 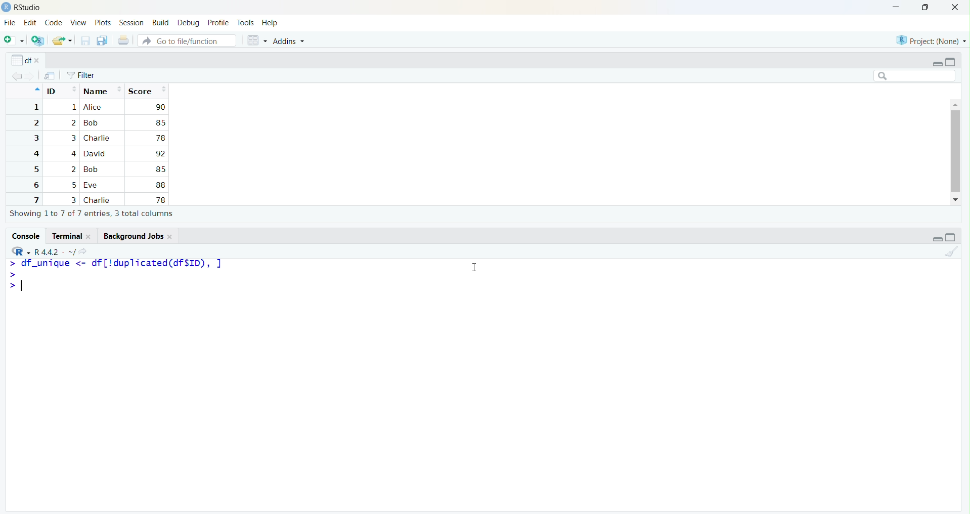 I want to click on Plots, so click(x=103, y=23).